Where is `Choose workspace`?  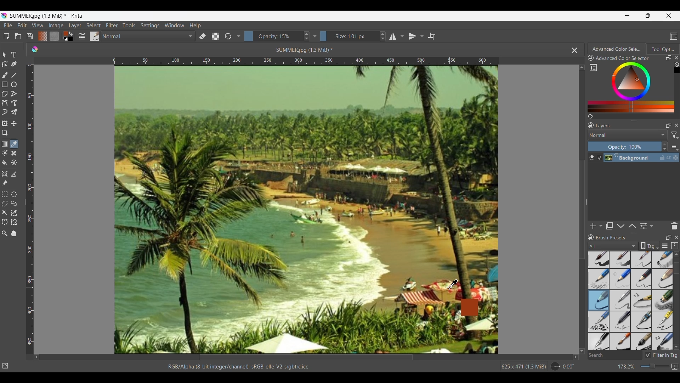 Choose workspace is located at coordinates (674, 36).